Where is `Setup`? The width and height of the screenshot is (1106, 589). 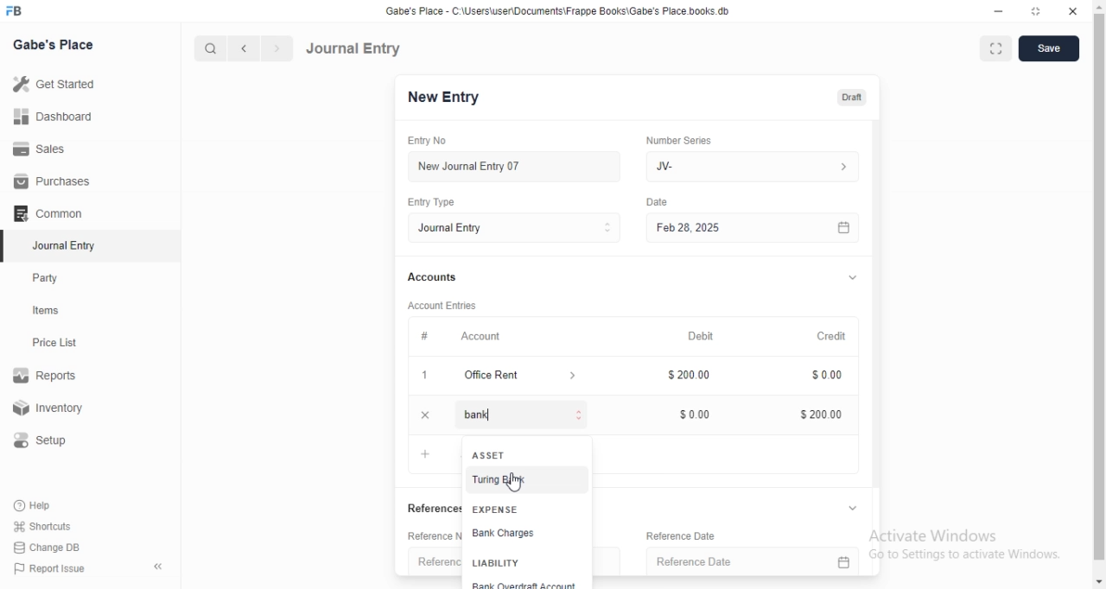
Setup is located at coordinates (47, 440).